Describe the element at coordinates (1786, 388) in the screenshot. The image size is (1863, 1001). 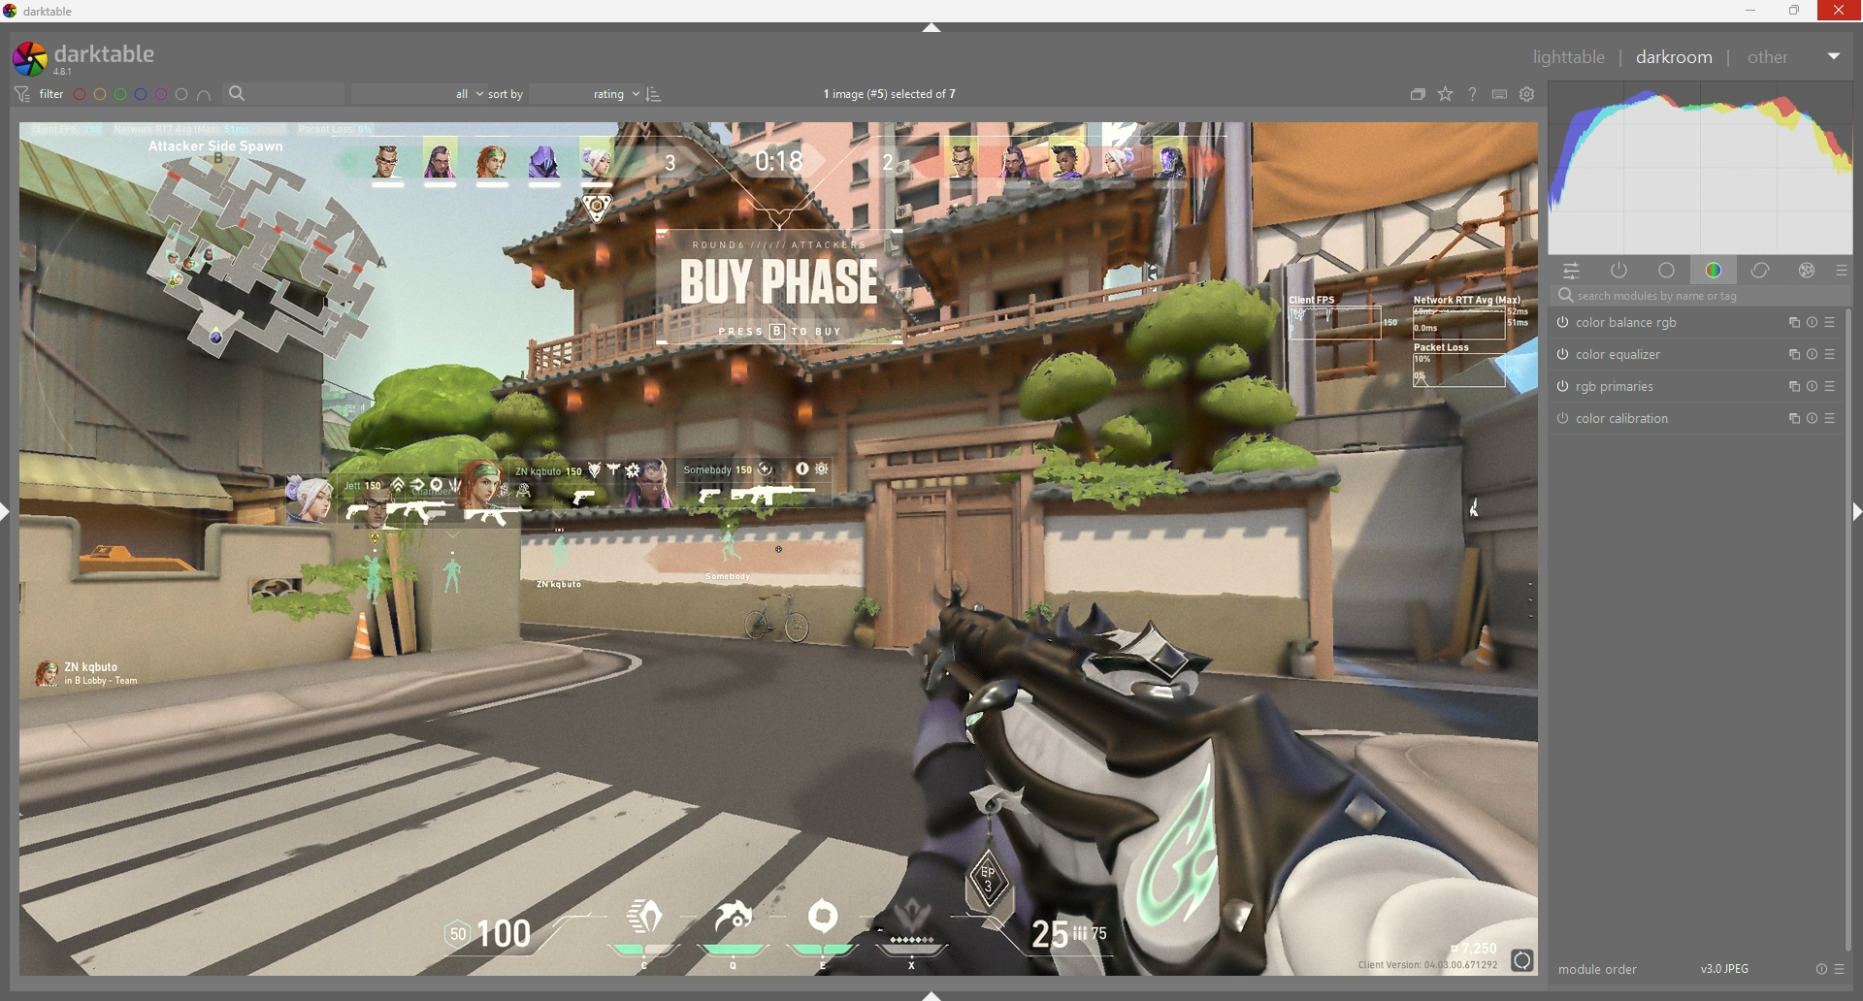
I see `multiple instances action` at that location.